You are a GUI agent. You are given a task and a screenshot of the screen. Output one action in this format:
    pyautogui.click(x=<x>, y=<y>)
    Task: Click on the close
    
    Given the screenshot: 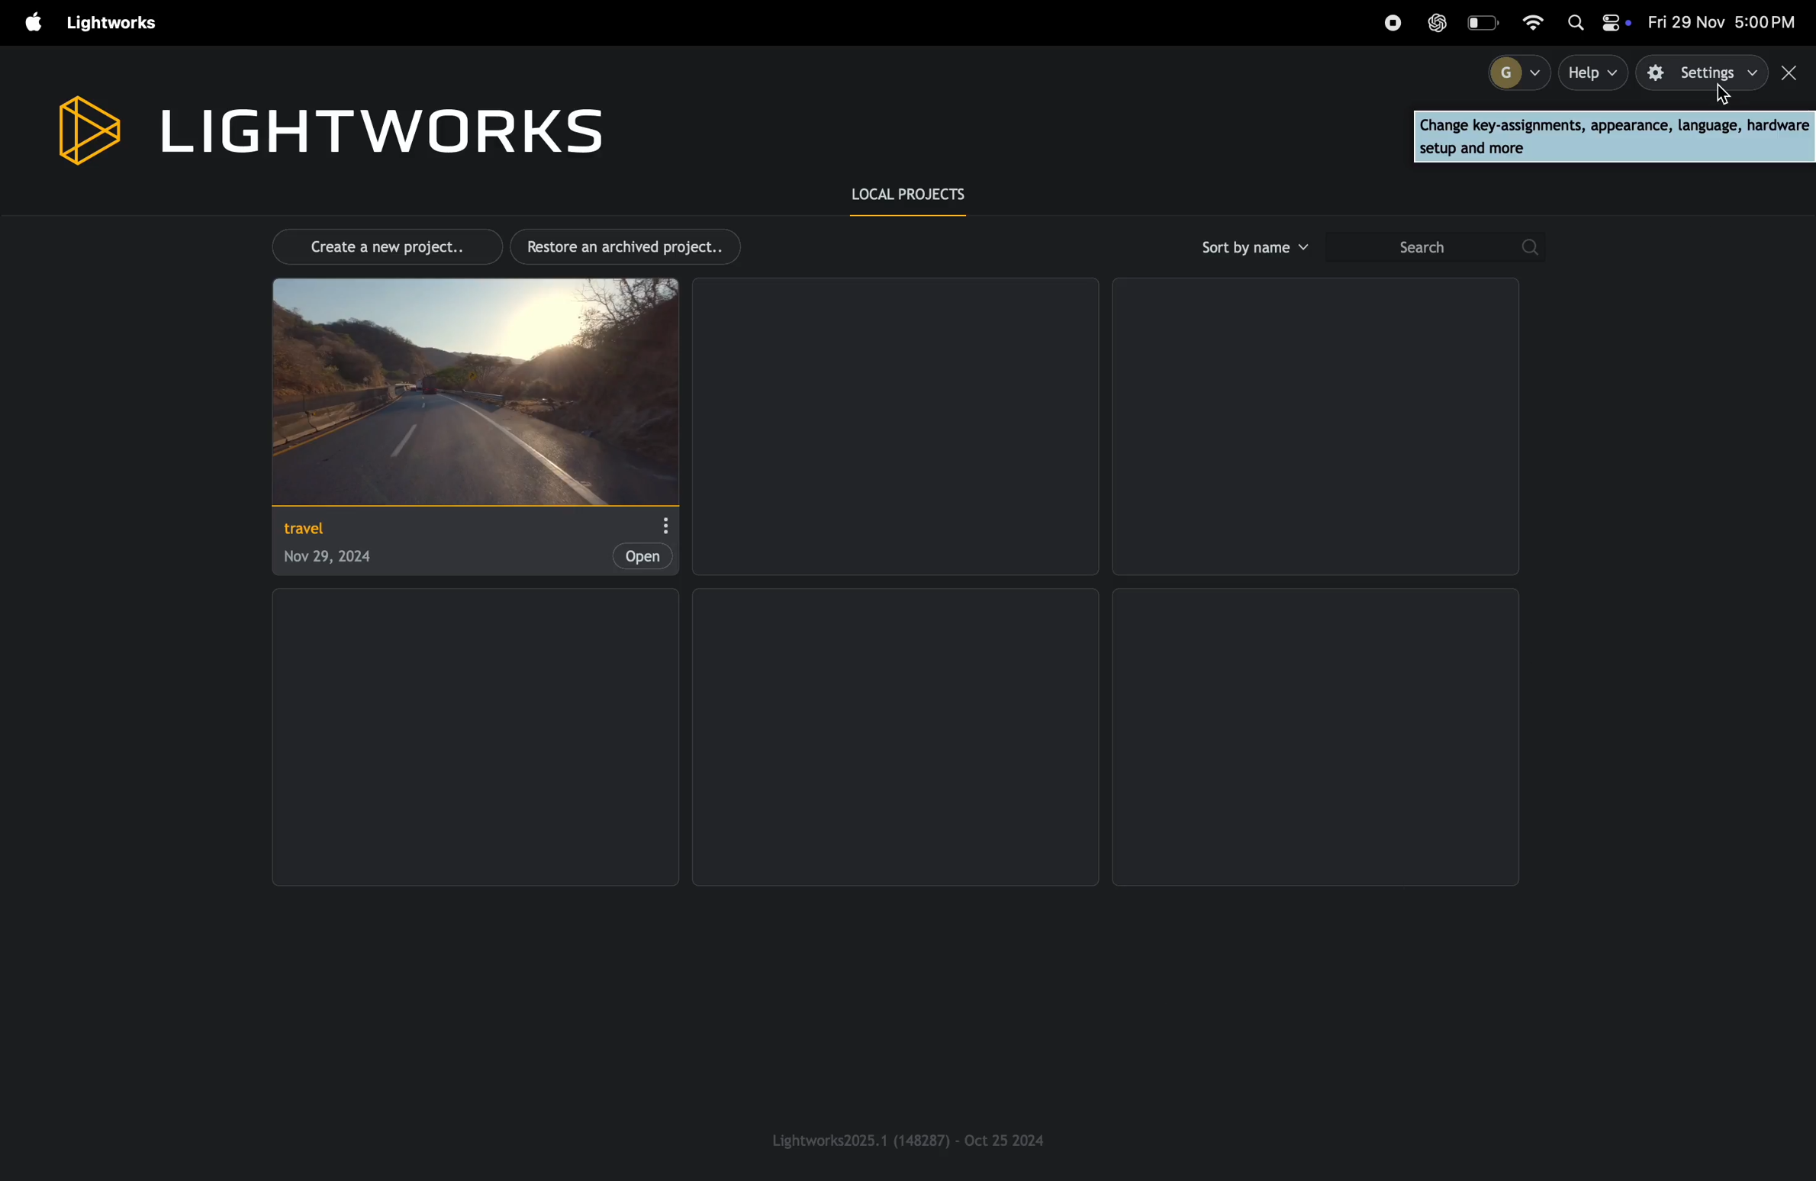 What is the action you would take?
    pyautogui.click(x=1792, y=73)
    